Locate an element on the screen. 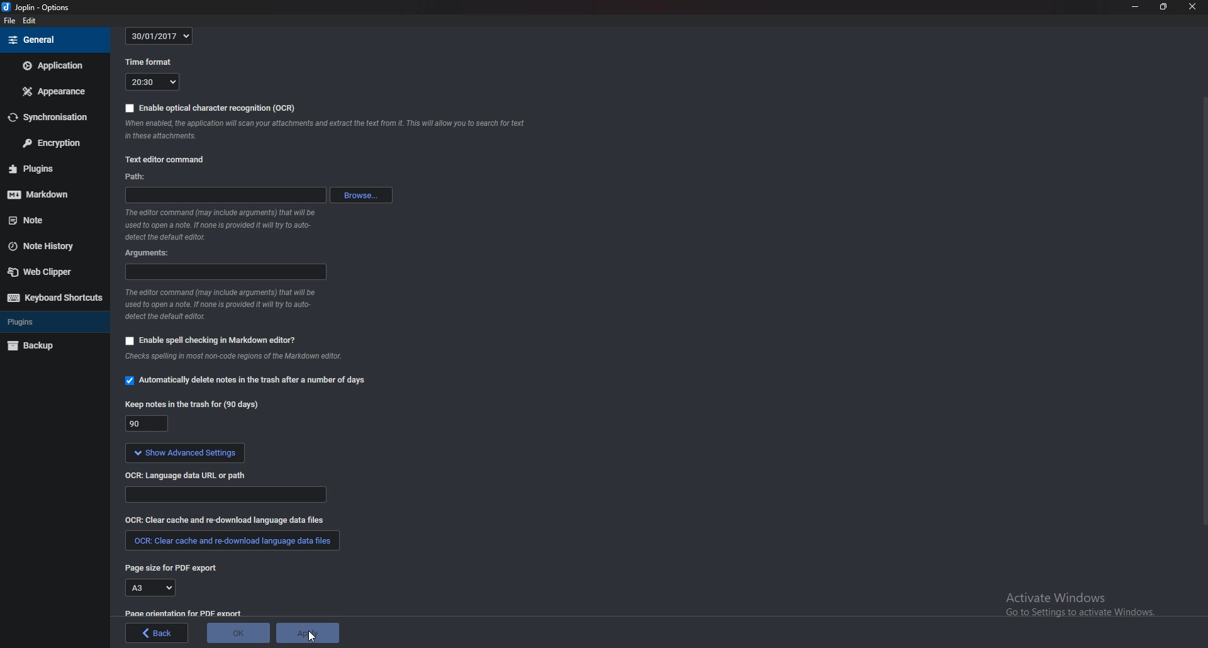 The width and height of the screenshot is (1208, 648). Web clipper is located at coordinates (47, 272).